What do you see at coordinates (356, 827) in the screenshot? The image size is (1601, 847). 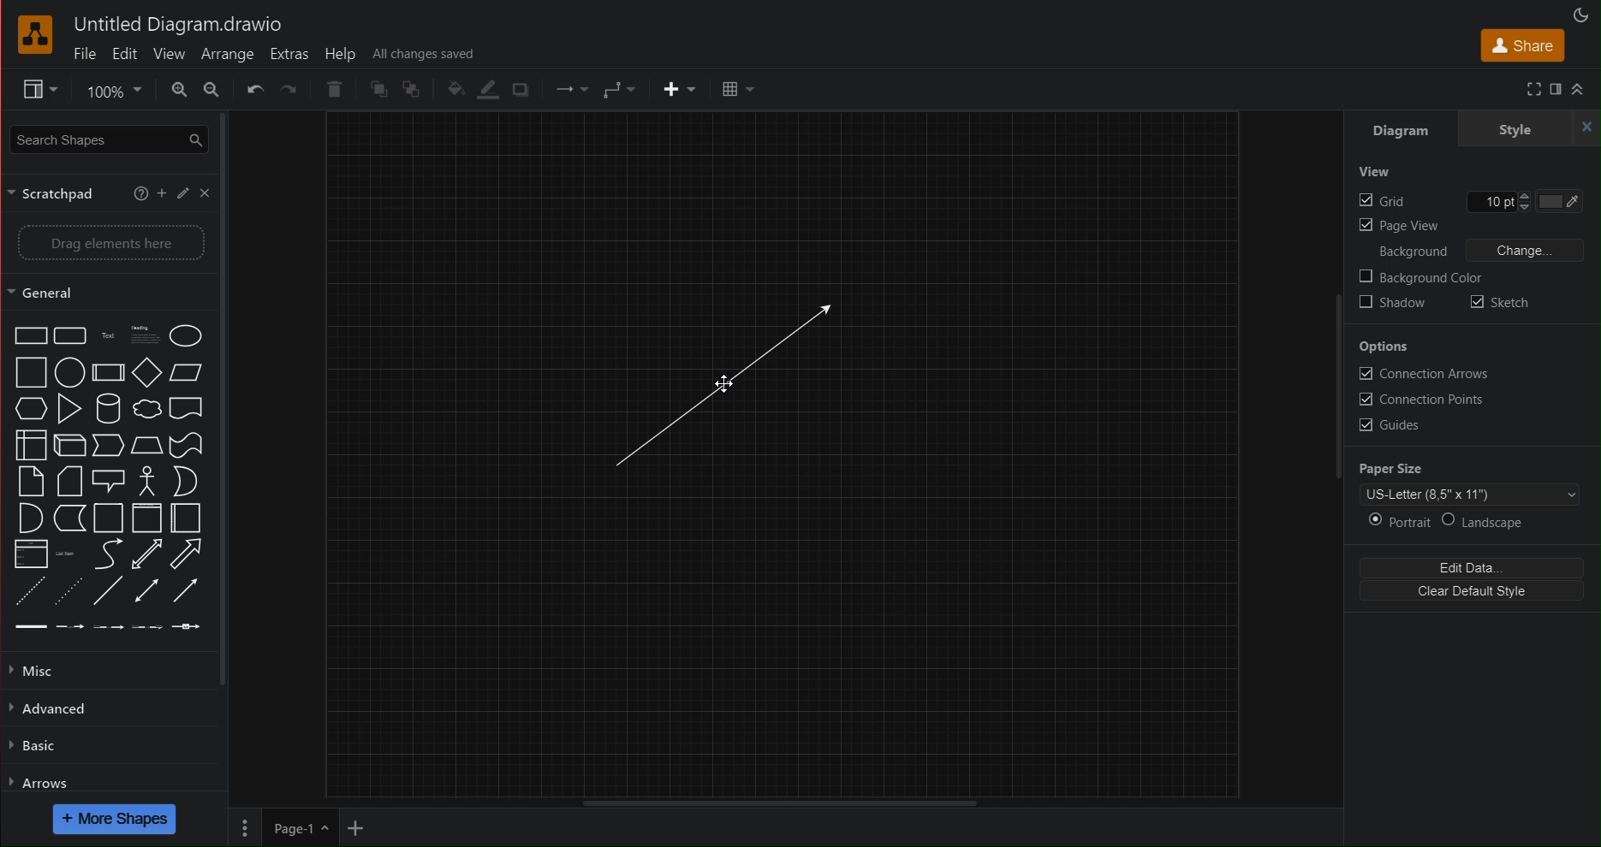 I see `Add new page` at bounding box center [356, 827].